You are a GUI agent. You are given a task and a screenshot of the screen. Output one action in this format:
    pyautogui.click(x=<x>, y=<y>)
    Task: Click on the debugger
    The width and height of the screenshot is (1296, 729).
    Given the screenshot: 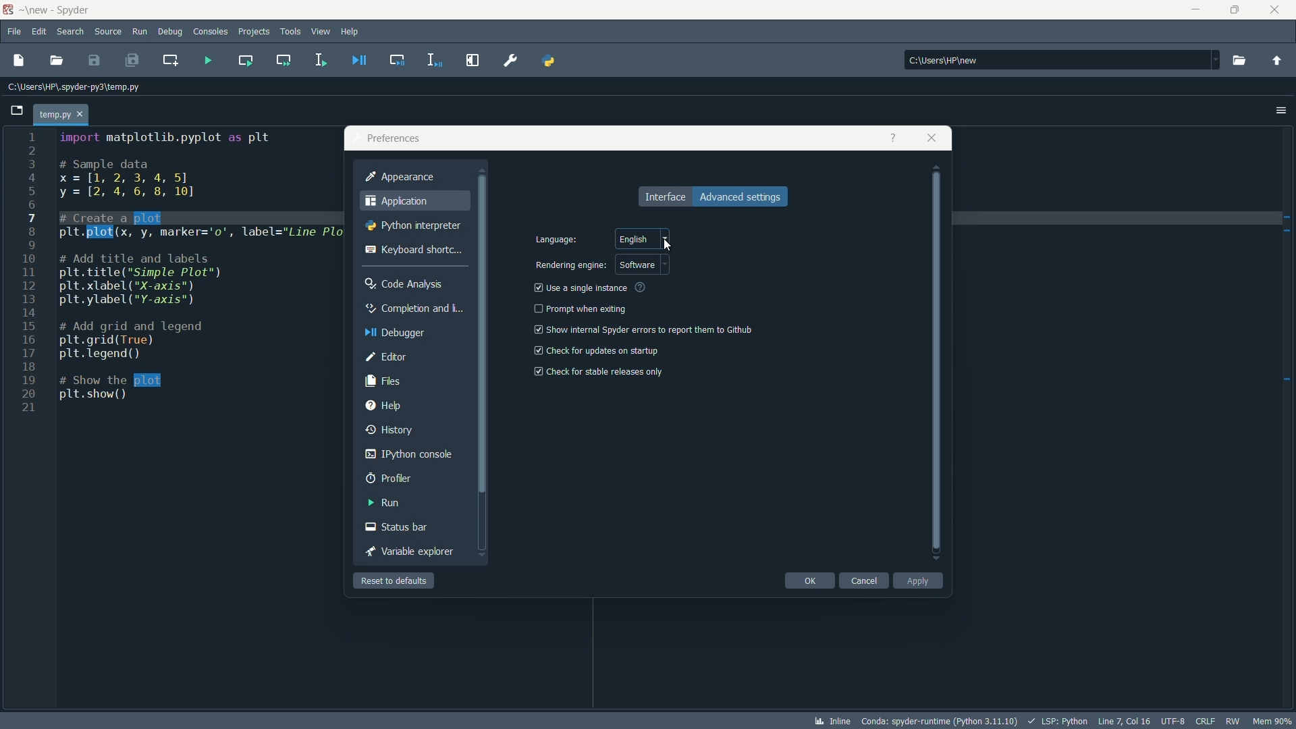 What is the action you would take?
    pyautogui.click(x=399, y=333)
    